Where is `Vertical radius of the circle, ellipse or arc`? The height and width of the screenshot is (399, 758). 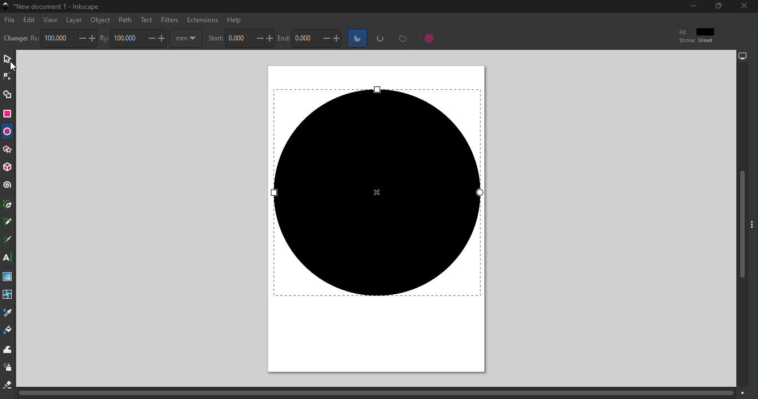 Vertical radius of the circle, ellipse or arc is located at coordinates (138, 38).